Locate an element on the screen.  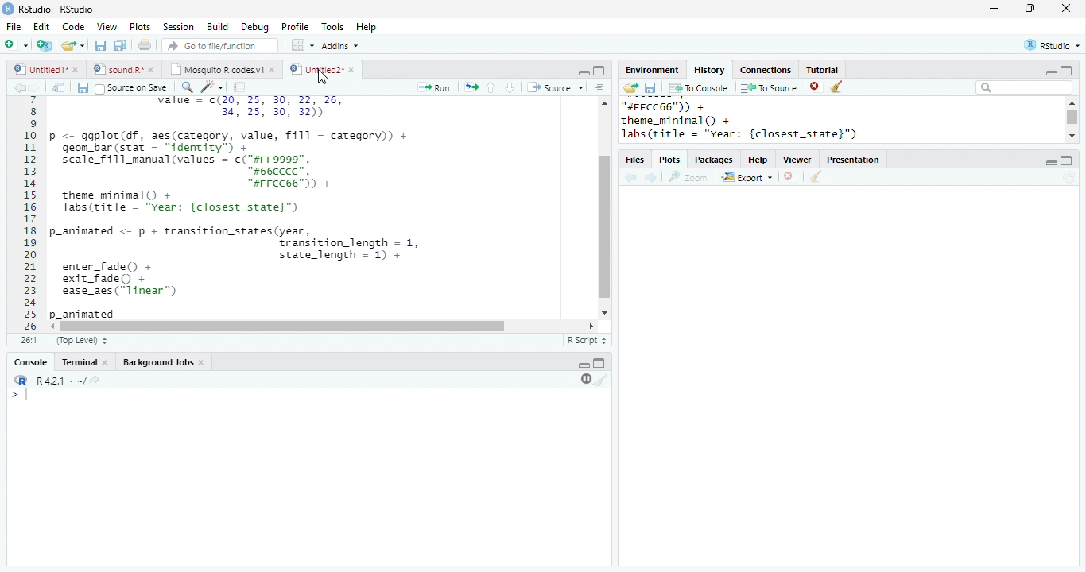
scroll bar is located at coordinates (603, 227).